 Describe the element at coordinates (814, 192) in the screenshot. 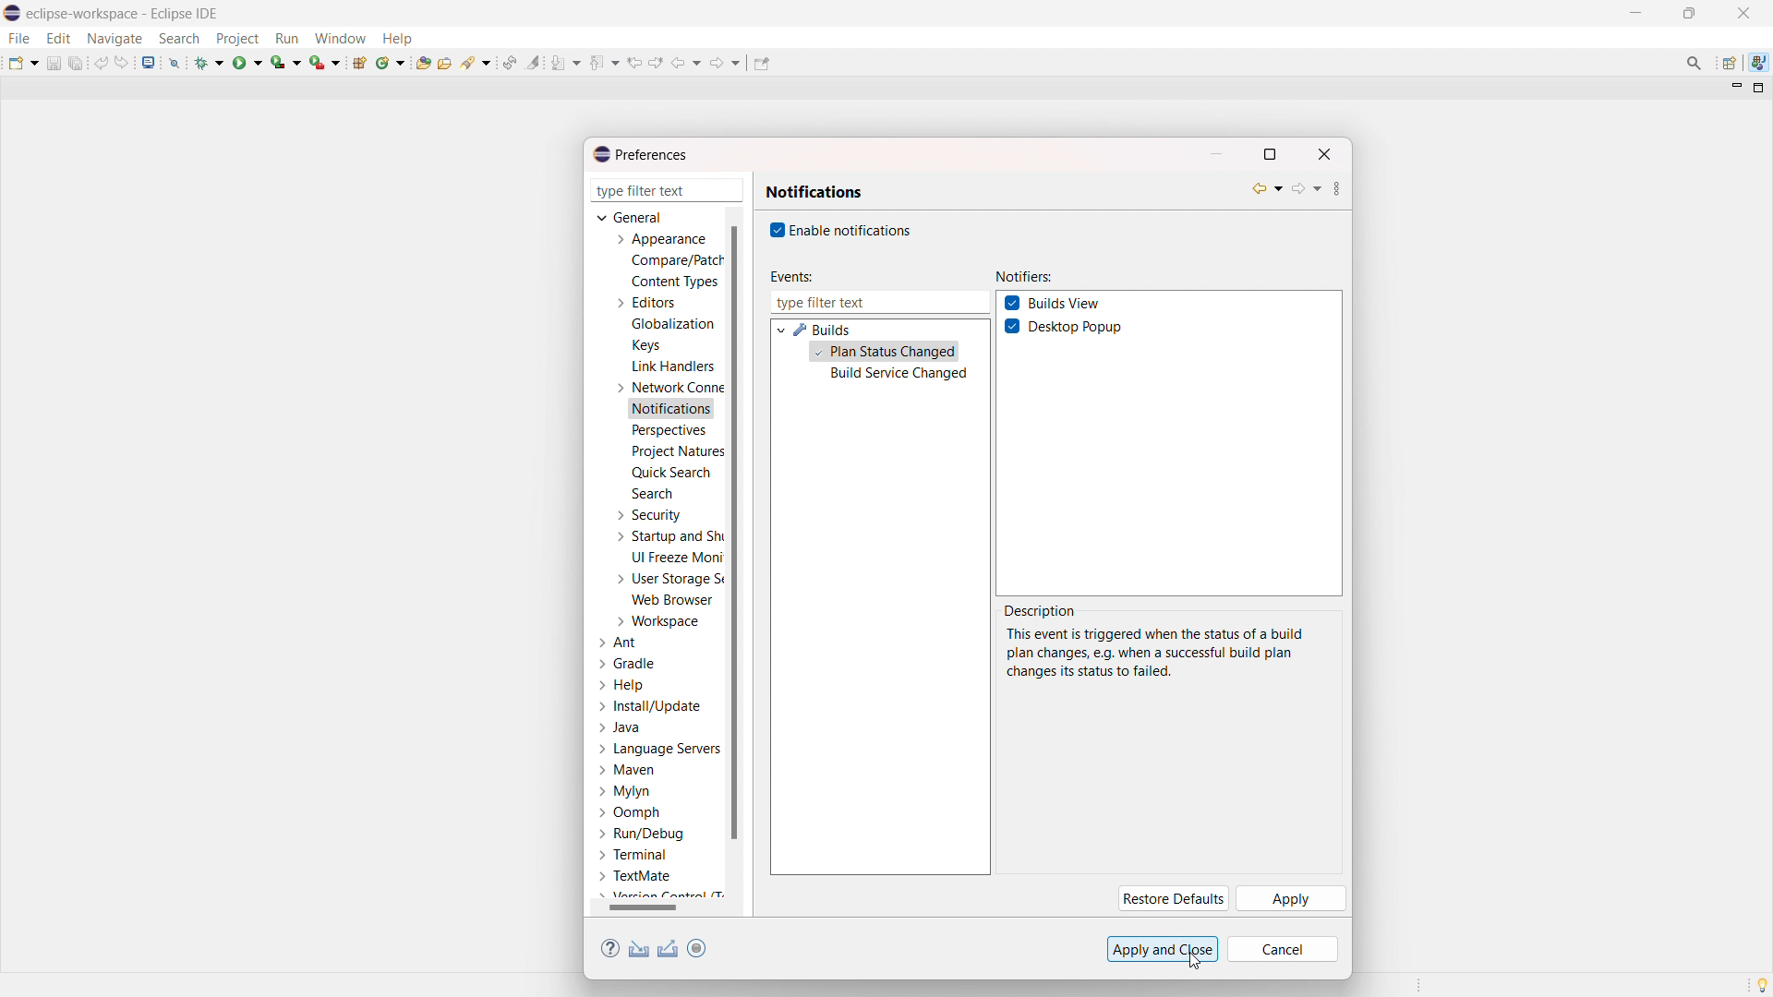

I see `notifications` at that location.